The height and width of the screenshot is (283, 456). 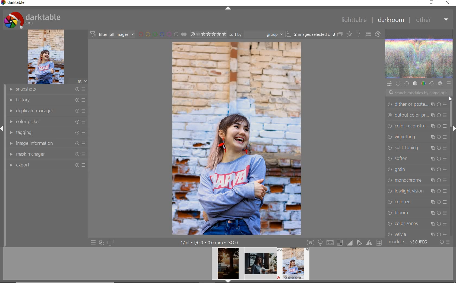 I want to click on show only active module, so click(x=398, y=83).